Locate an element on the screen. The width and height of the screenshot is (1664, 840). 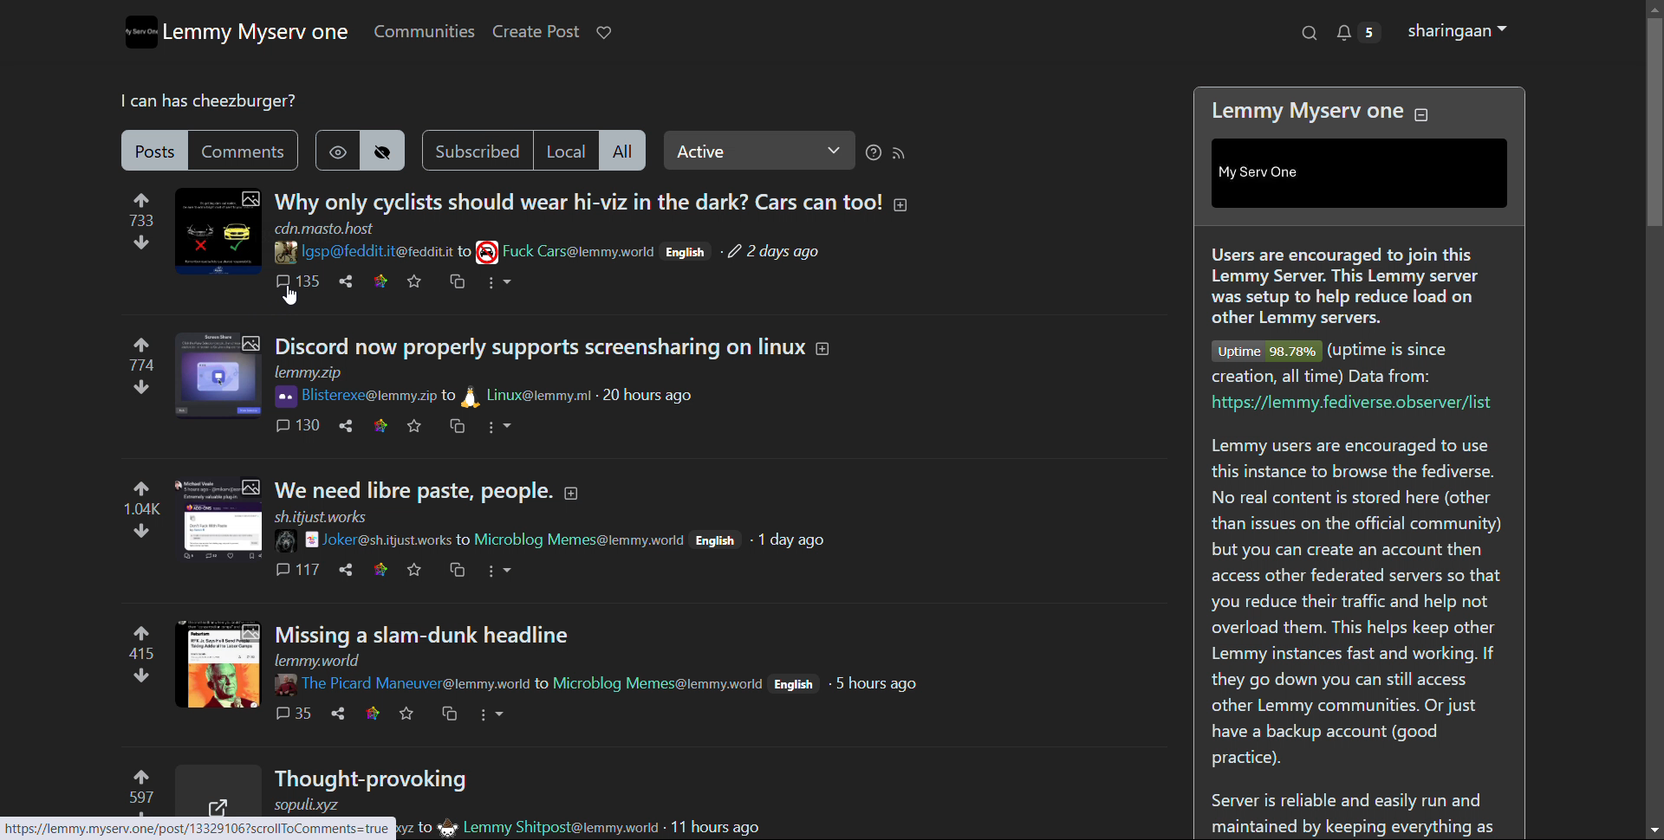
search is located at coordinates (1308, 32).